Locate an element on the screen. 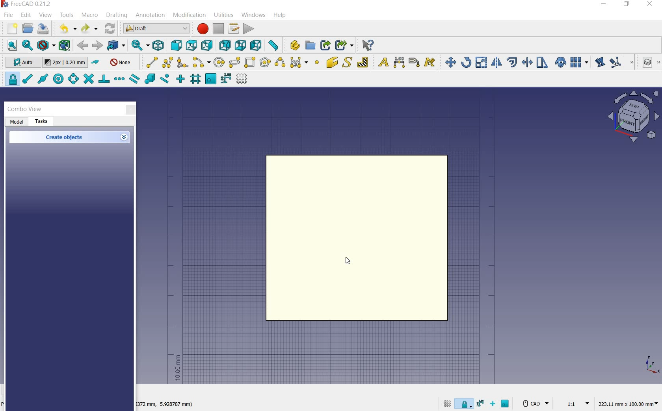 This screenshot has width=662, height=411. front is located at coordinates (175, 46).